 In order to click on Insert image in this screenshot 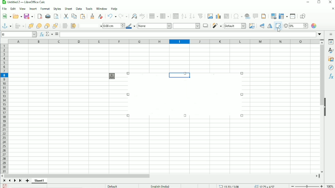, I will do `click(210, 16)`.